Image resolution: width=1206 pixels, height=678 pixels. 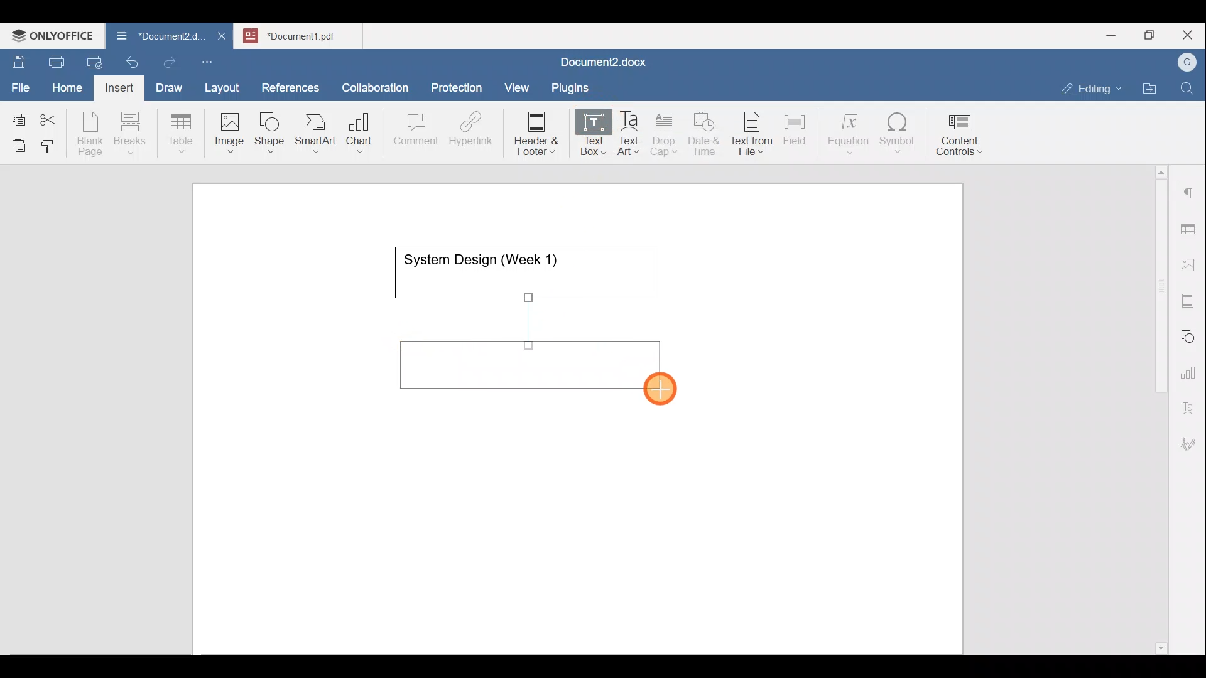 What do you see at coordinates (129, 60) in the screenshot?
I see `Undo` at bounding box center [129, 60].